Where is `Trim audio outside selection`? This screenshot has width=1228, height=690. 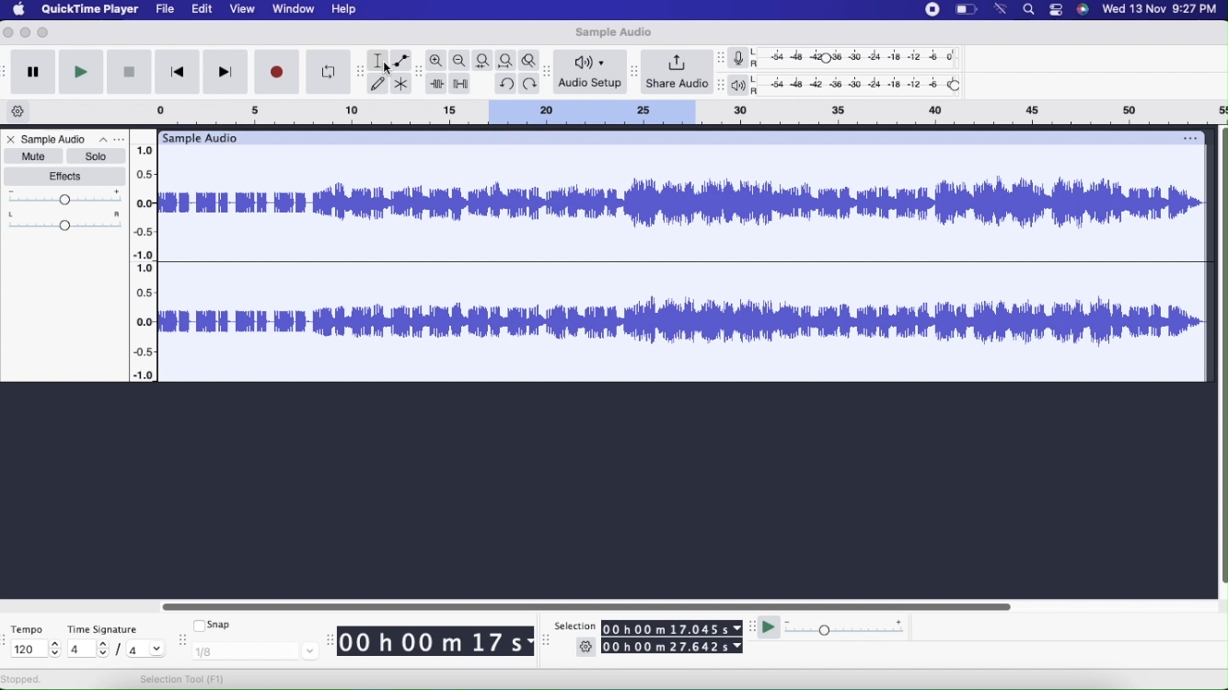
Trim audio outside selection is located at coordinates (436, 85).